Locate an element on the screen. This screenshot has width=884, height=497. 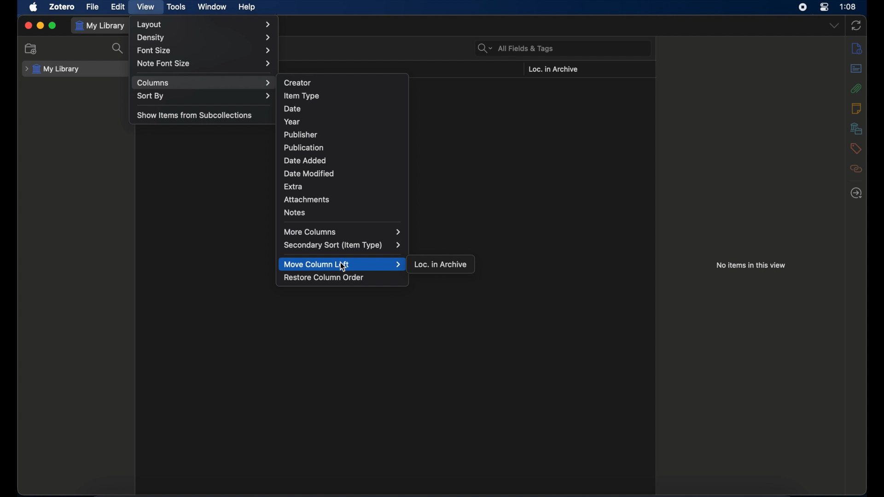
publisher is located at coordinates (301, 135).